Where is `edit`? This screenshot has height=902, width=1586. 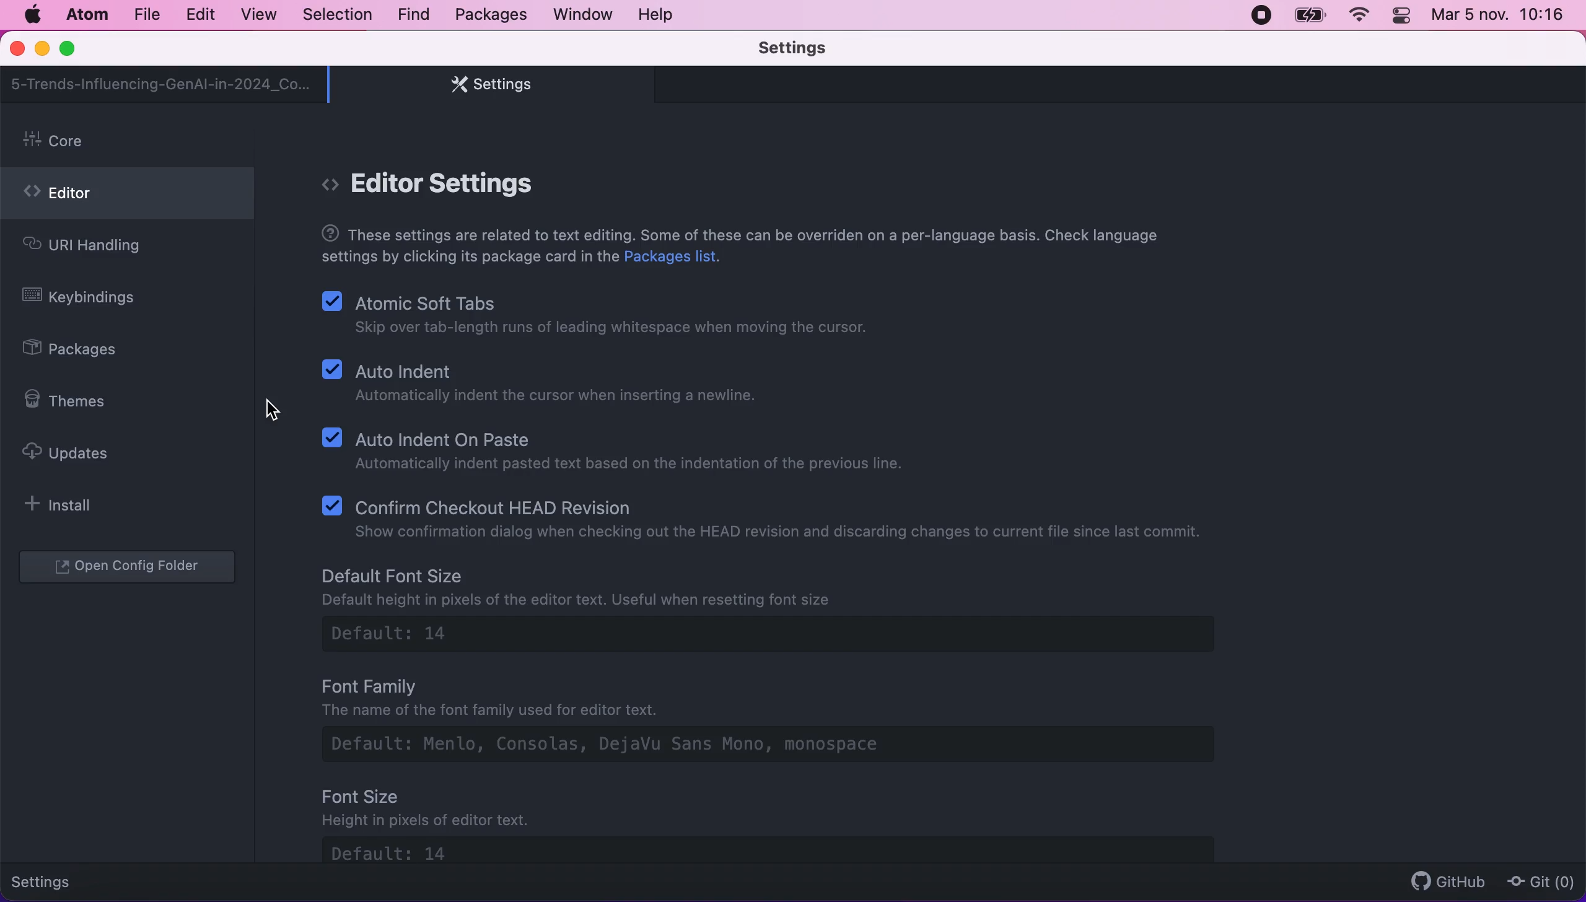
edit is located at coordinates (199, 15).